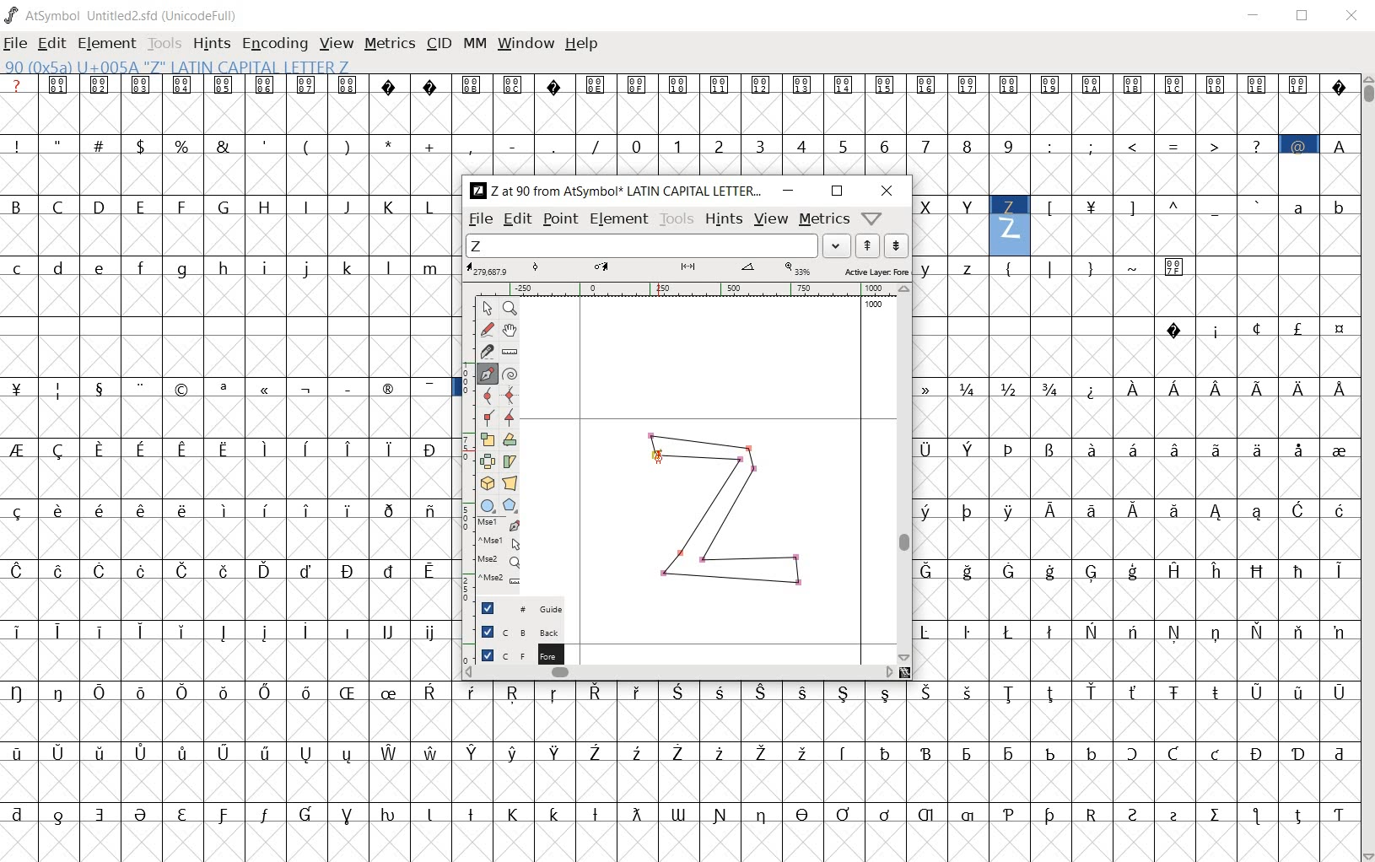 The image size is (1375, 862). I want to click on 90(0x5a) U+005A "Z" LATIN CAPITAL LETTER Z, so click(1011, 224).